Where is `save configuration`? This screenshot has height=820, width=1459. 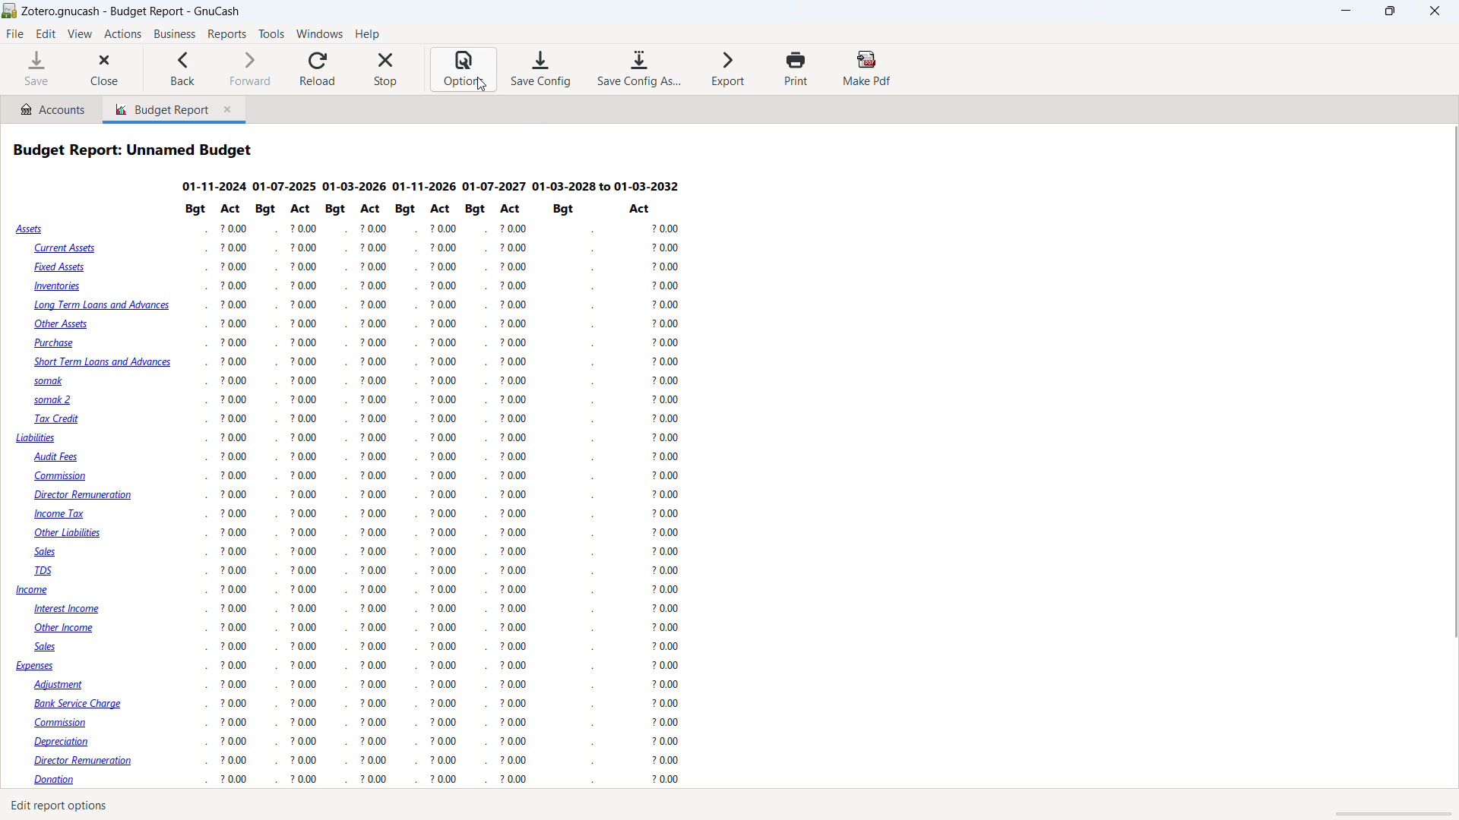 save configuration is located at coordinates (541, 69).